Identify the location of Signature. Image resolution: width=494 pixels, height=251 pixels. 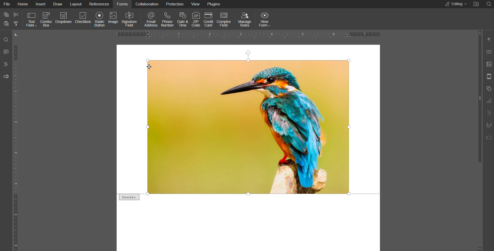
(130, 19).